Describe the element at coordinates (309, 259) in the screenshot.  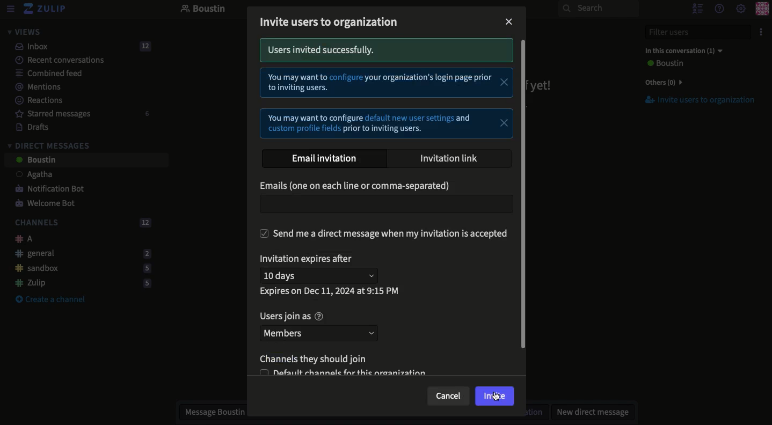
I see `Invitation expires after` at that location.